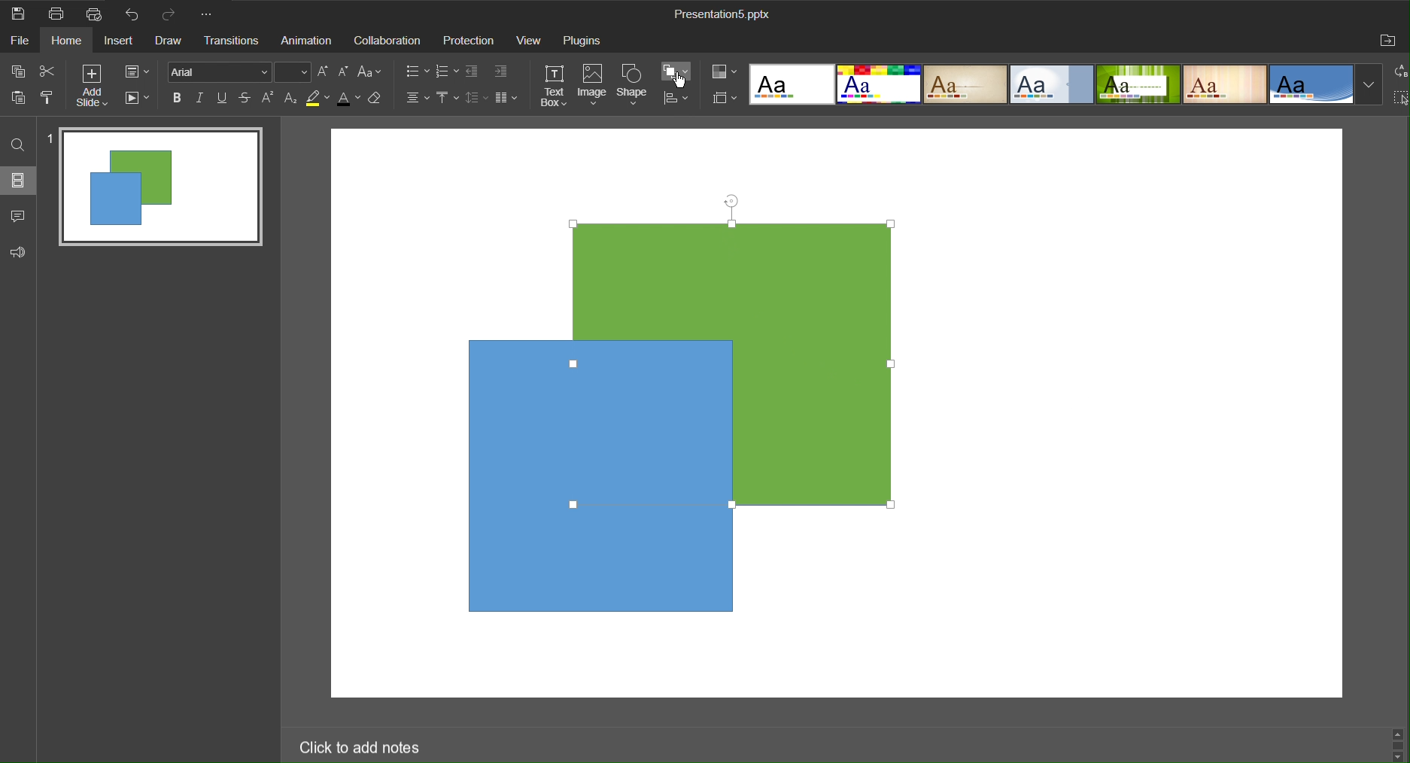 Image resolution: width=1410 pixels, height=763 pixels. What do you see at coordinates (584, 41) in the screenshot?
I see `Plugins` at bounding box center [584, 41].